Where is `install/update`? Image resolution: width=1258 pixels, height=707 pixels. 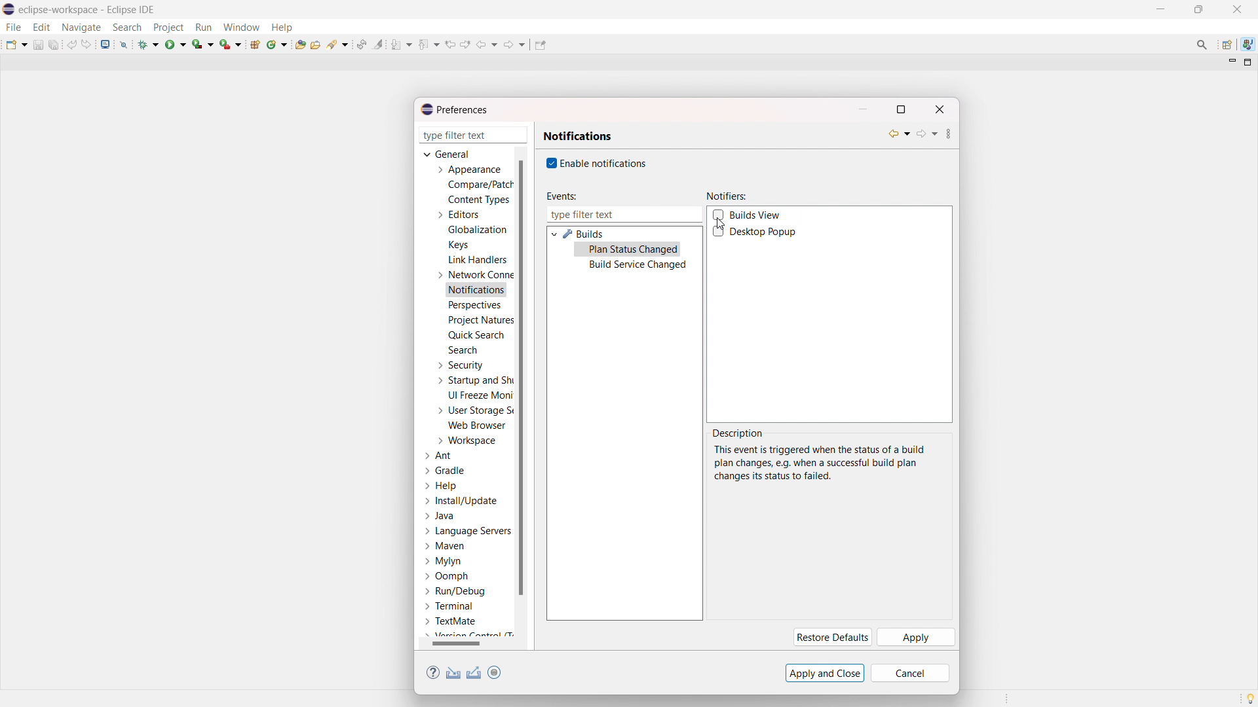
install/update is located at coordinates (463, 501).